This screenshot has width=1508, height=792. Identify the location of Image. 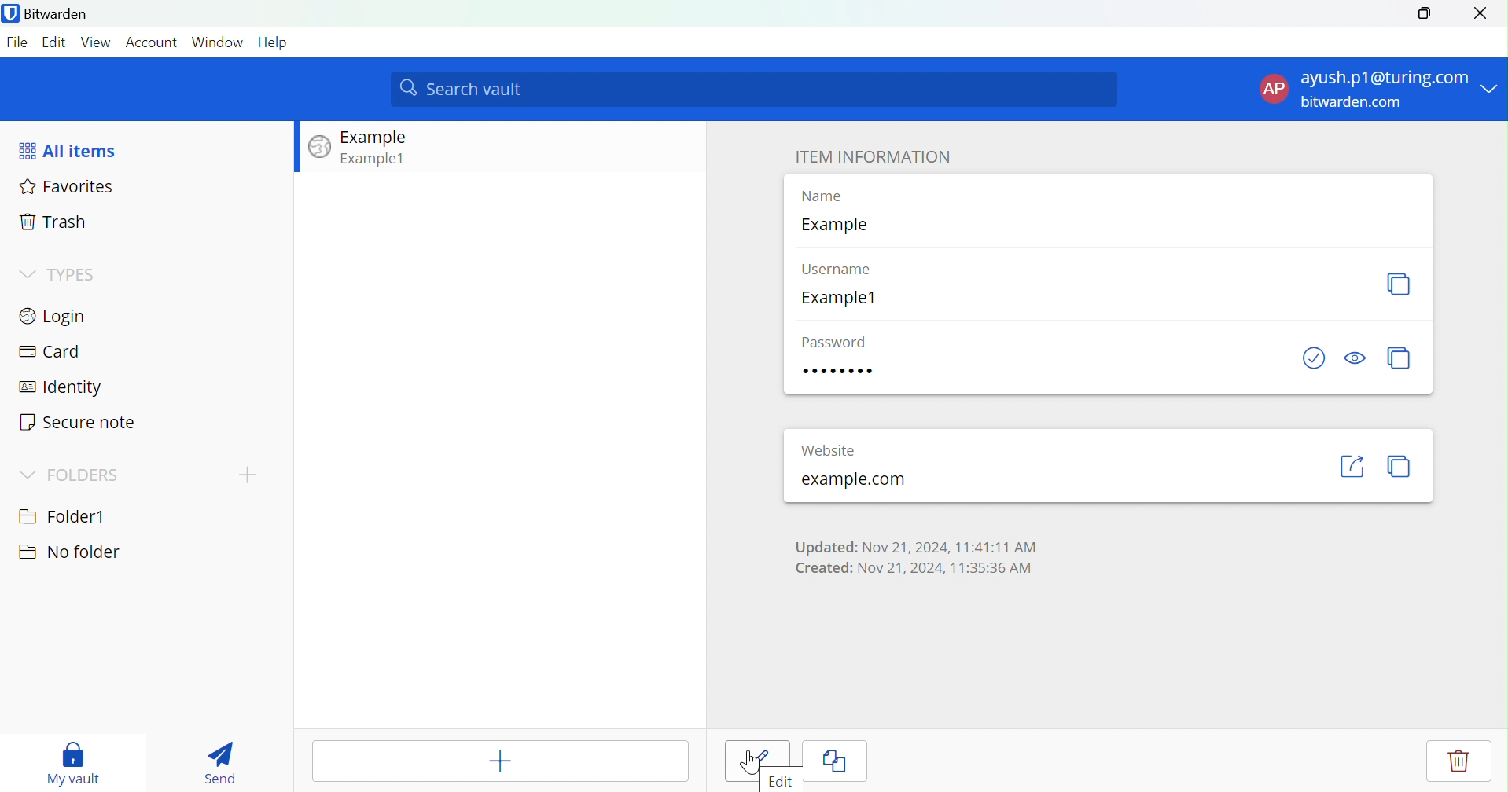
(320, 148).